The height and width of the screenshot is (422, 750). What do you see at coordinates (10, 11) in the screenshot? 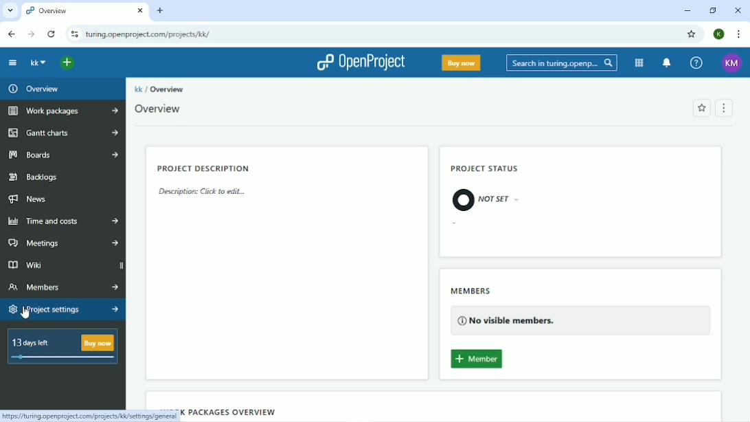
I see `Search tabs` at bounding box center [10, 11].